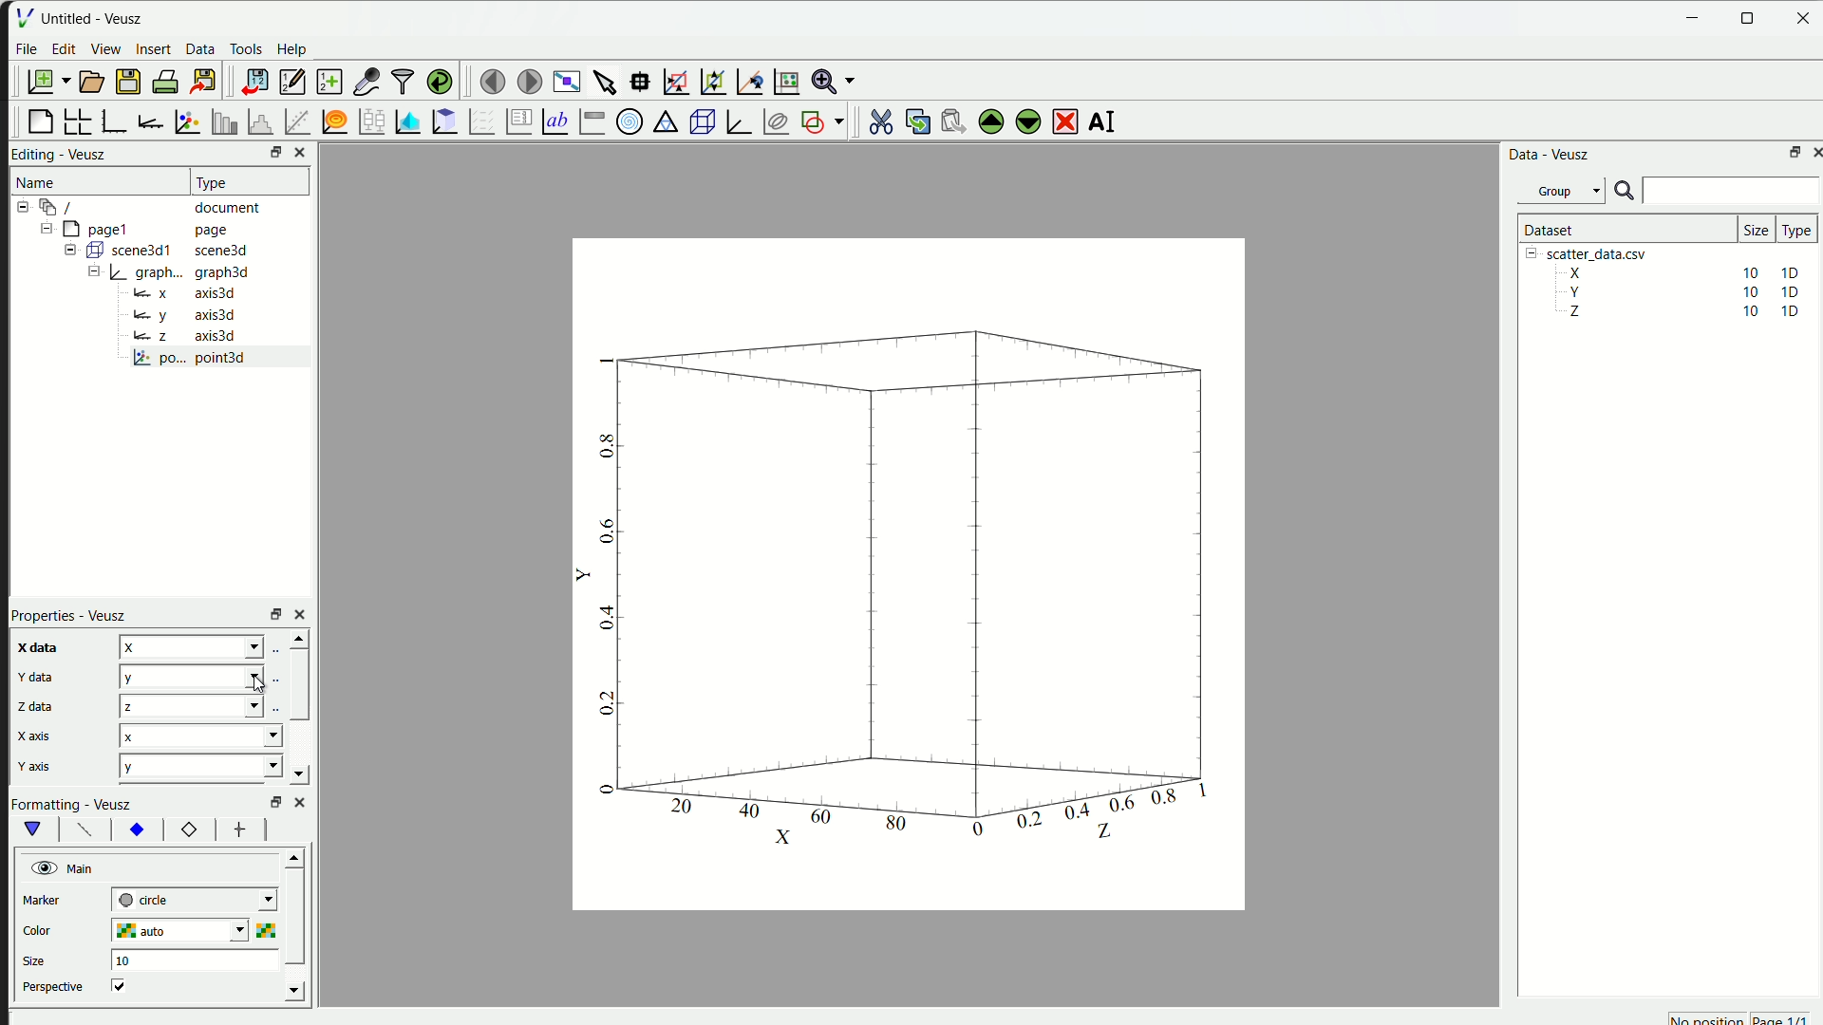  What do you see at coordinates (239, 829) in the screenshot?
I see `font` at bounding box center [239, 829].